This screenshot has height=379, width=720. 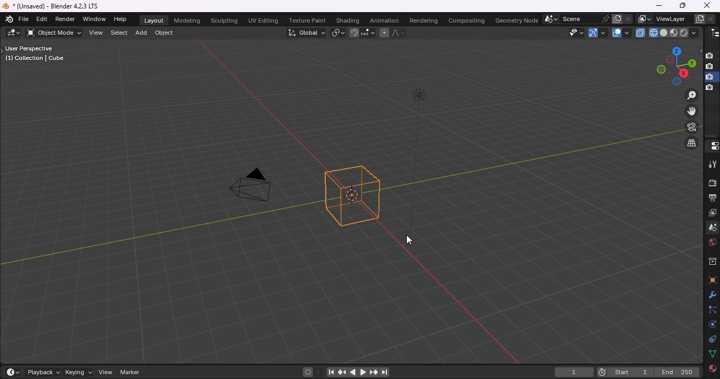 I want to click on Full screen, so click(x=712, y=280).